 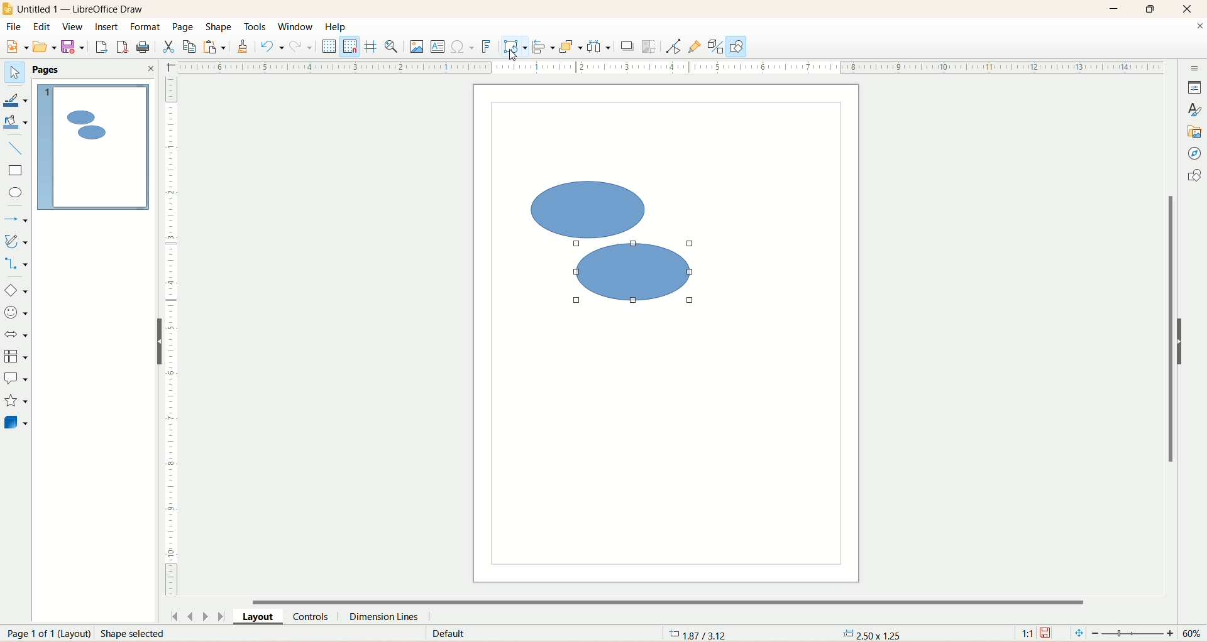 What do you see at coordinates (672, 68) in the screenshot?
I see `scale bar` at bounding box center [672, 68].